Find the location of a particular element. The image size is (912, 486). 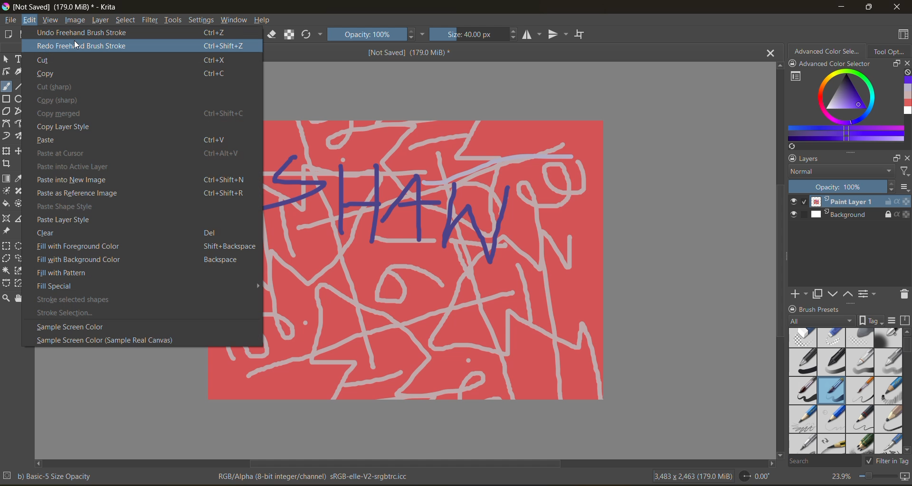

polygon tool is located at coordinates (6, 111).